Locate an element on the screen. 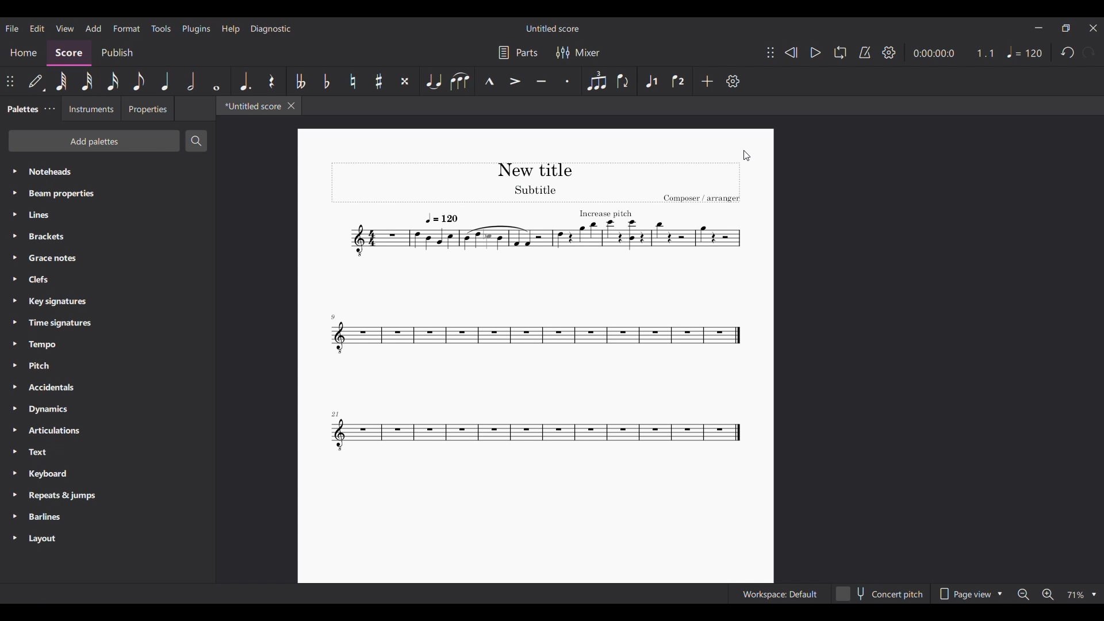 This screenshot has width=1104, height=621. Zoom options is located at coordinates (1081, 594).